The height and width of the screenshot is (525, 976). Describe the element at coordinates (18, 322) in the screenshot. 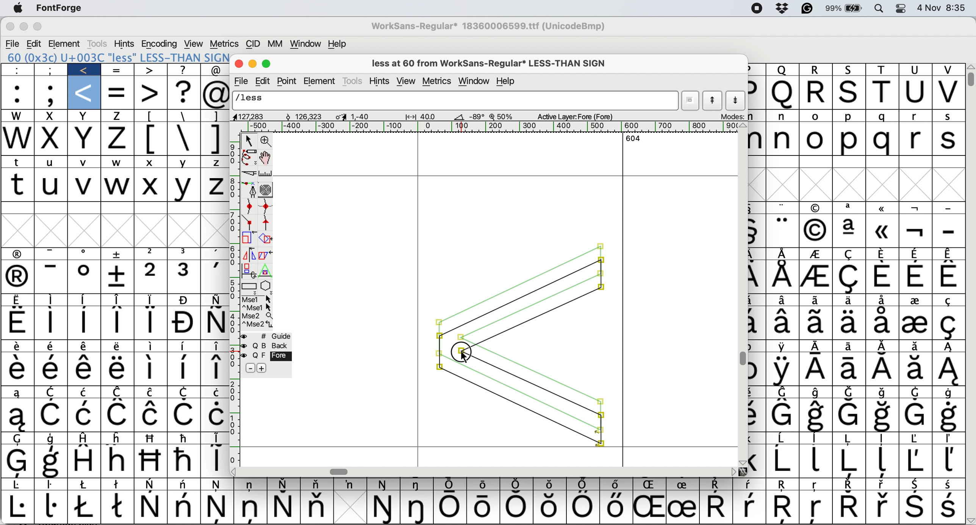

I see `Symbol` at that location.